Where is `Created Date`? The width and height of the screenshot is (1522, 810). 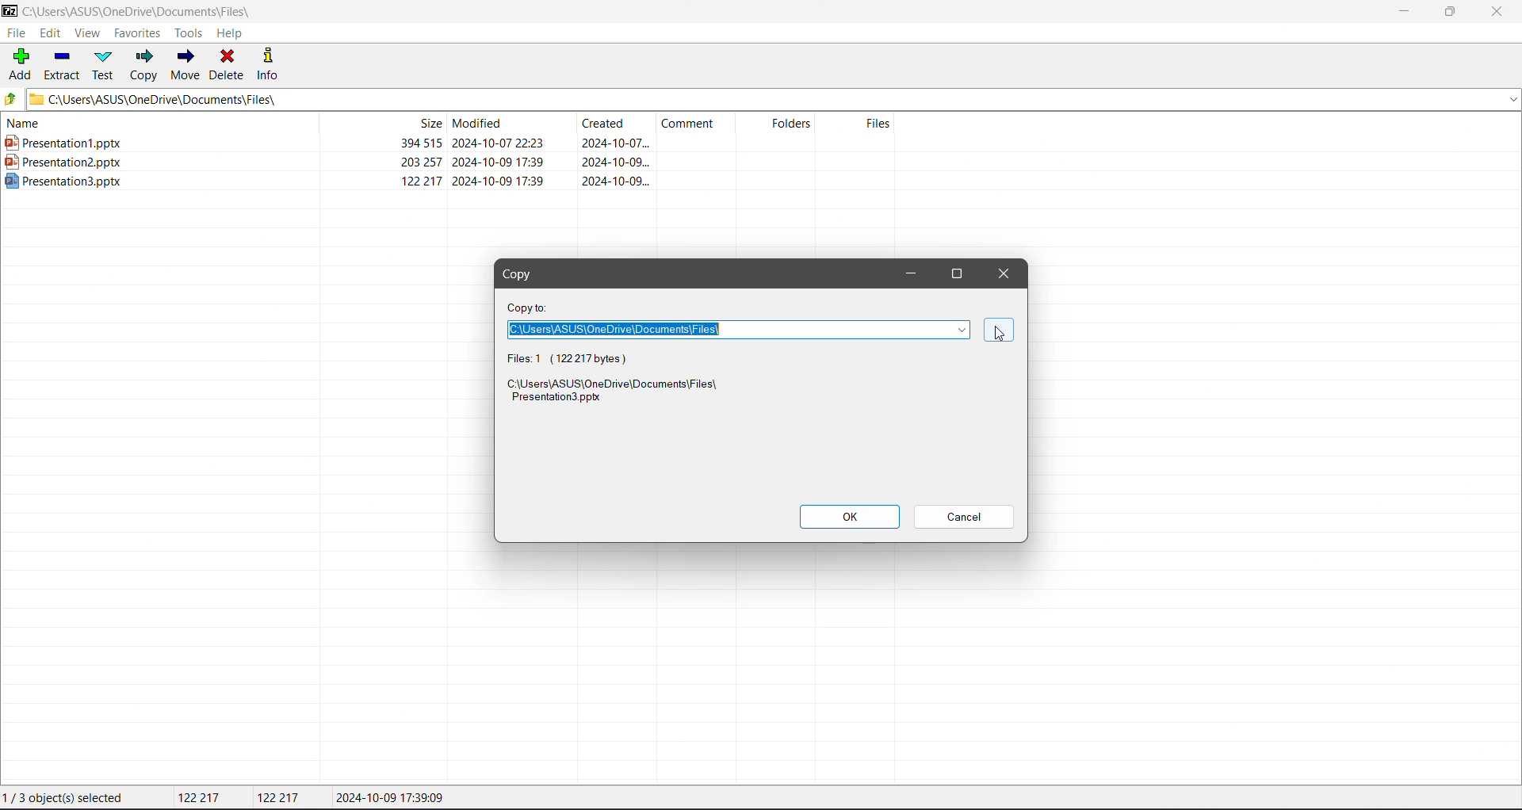
Created Date is located at coordinates (618, 125).